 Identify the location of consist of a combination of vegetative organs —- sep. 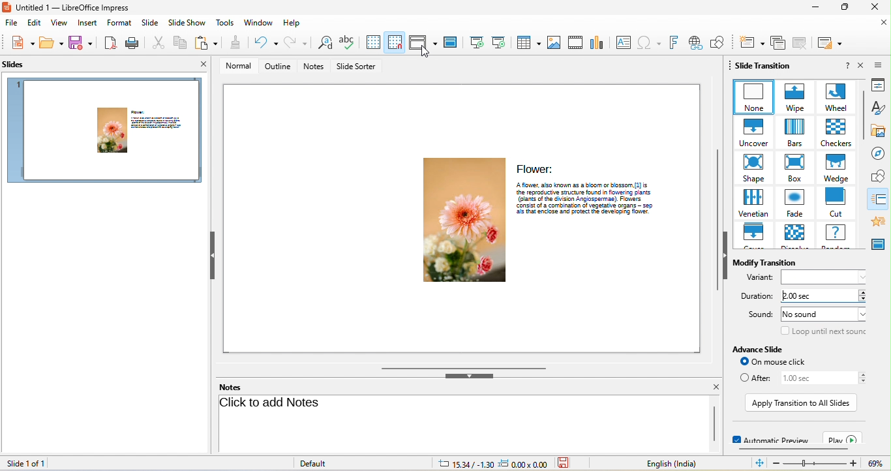
(591, 205).